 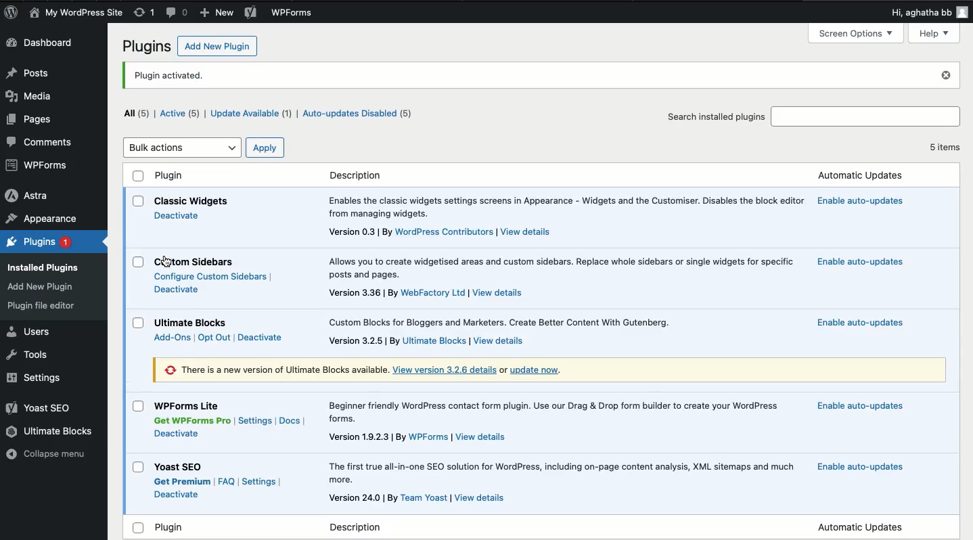 I want to click on Deactivate, so click(x=261, y=338).